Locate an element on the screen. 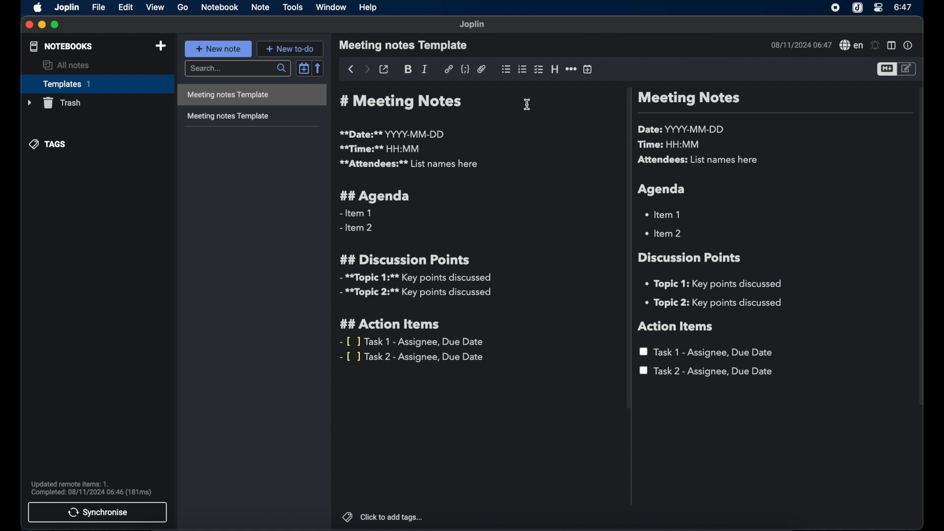 Image resolution: width=944 pixels, height=531 pixels. text cursor is located at coordinates (528, 105).